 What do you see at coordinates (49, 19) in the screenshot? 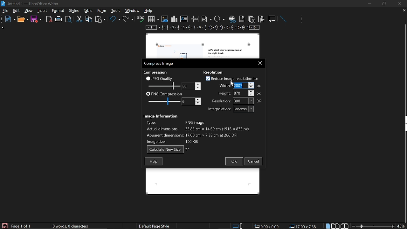
I see `export as pdf` at bounding box center [49, 19].